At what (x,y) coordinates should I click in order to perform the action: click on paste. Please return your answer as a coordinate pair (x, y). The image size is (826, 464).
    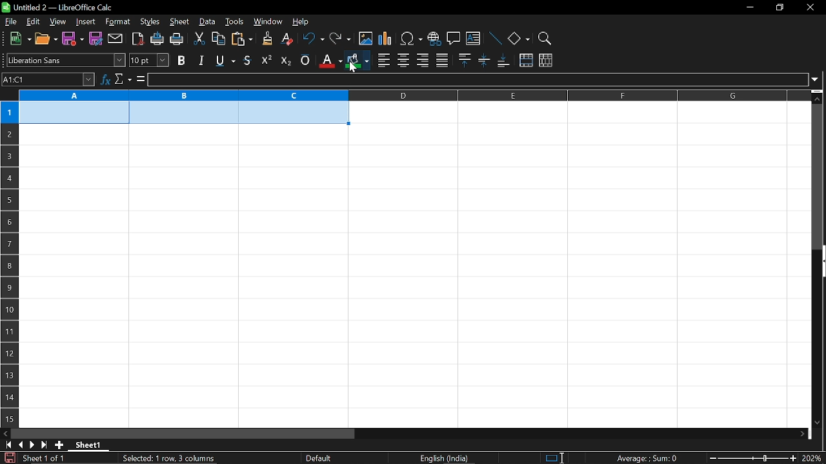
    Looking at the image, I should click on (241, 39).